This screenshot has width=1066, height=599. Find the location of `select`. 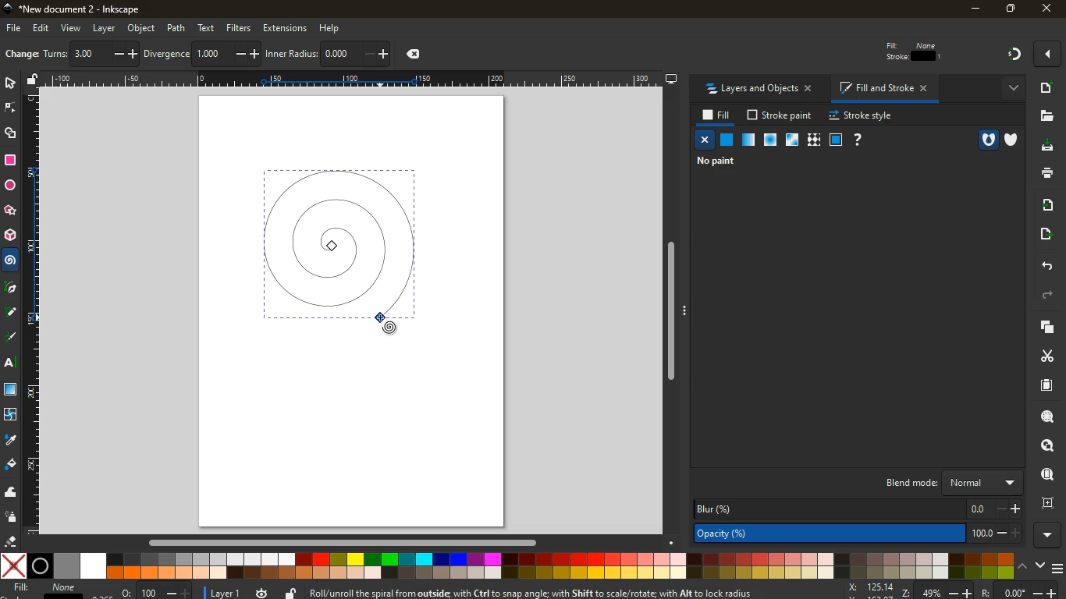

select is located at coordinates (10, 83).